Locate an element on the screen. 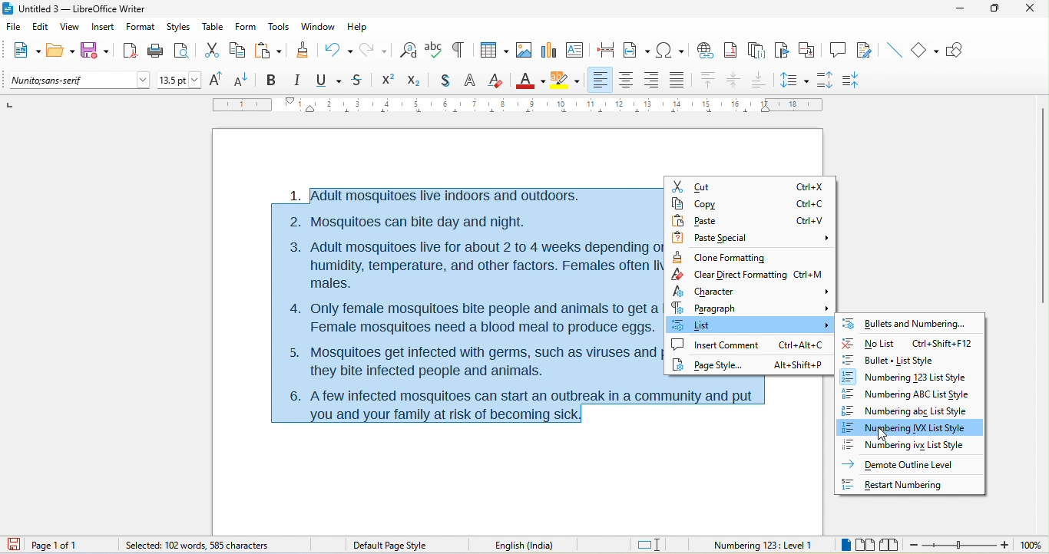 The image size is (1049, 554). character highlighting is located at coordinates (568, 80).